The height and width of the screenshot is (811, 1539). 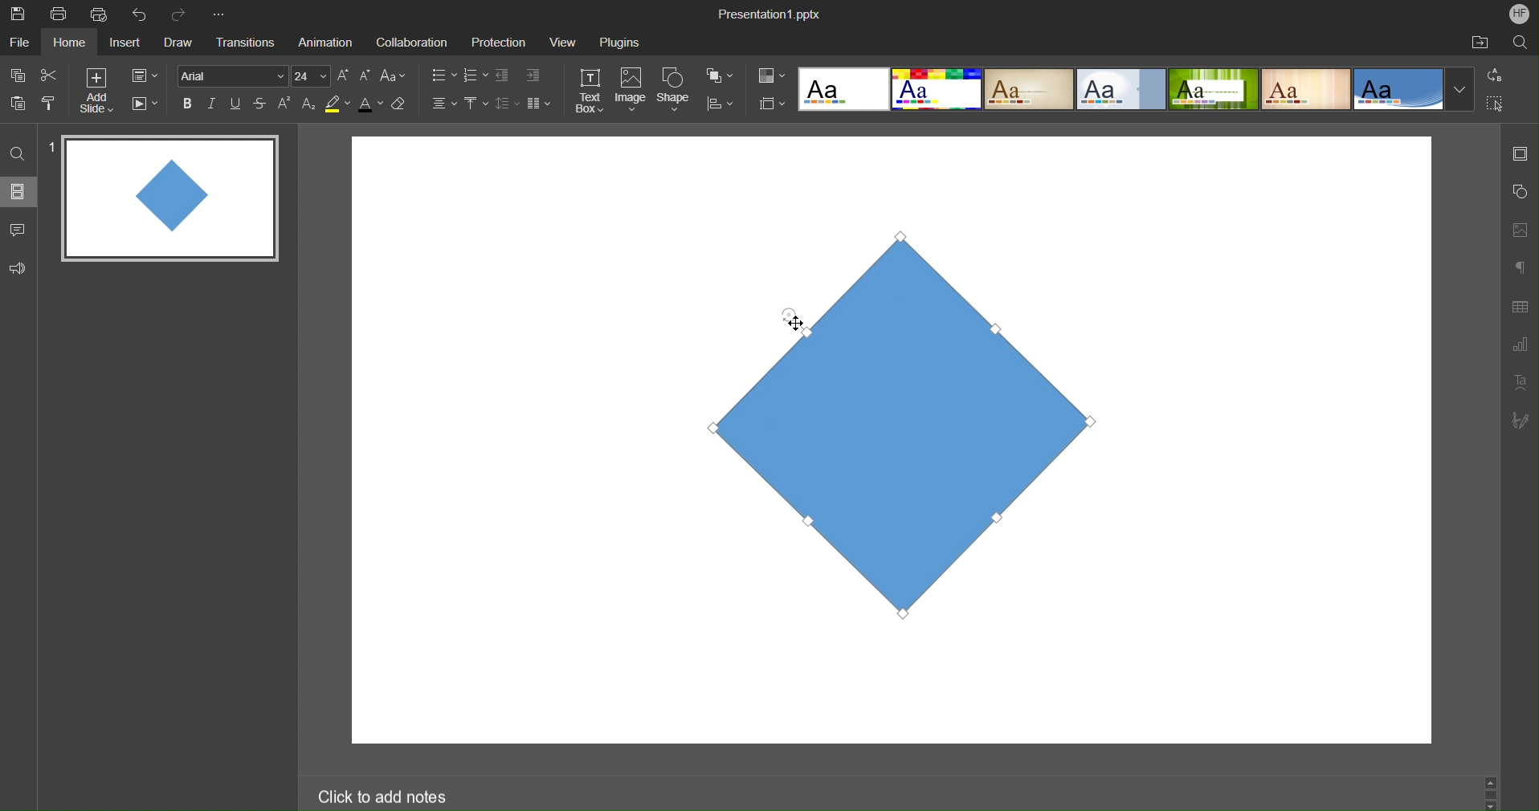 I want to click on Signature, so click(x=1521, y=420).